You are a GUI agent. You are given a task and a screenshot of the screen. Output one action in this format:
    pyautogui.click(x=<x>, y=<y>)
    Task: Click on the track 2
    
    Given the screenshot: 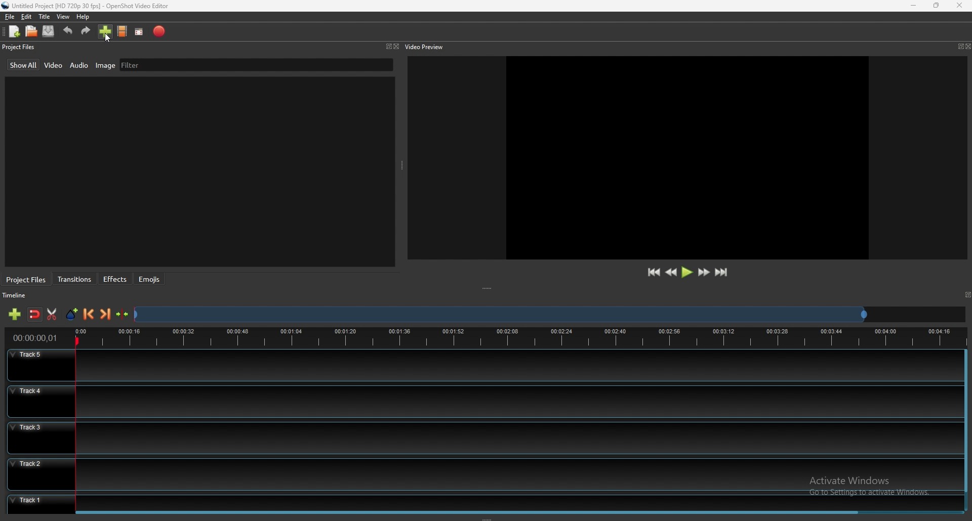 What is the action you would take?
    pyautogui.click(x=482, y=473)
    